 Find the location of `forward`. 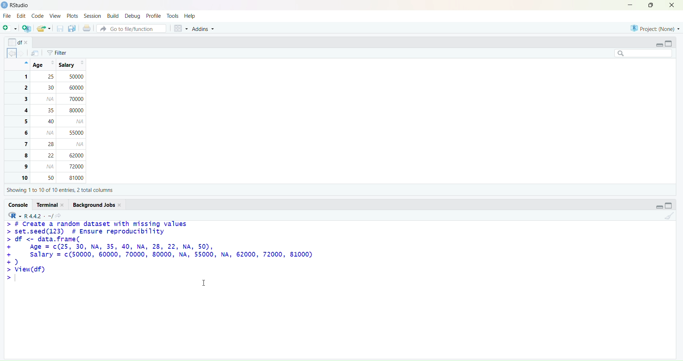

forward is located at coordinates (23, 53).